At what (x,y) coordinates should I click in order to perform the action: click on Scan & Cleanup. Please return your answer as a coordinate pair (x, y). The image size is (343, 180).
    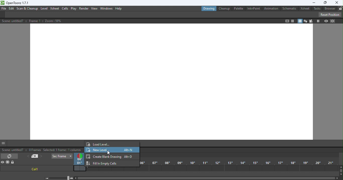
    Looking at the image, I should click on (28, 9).